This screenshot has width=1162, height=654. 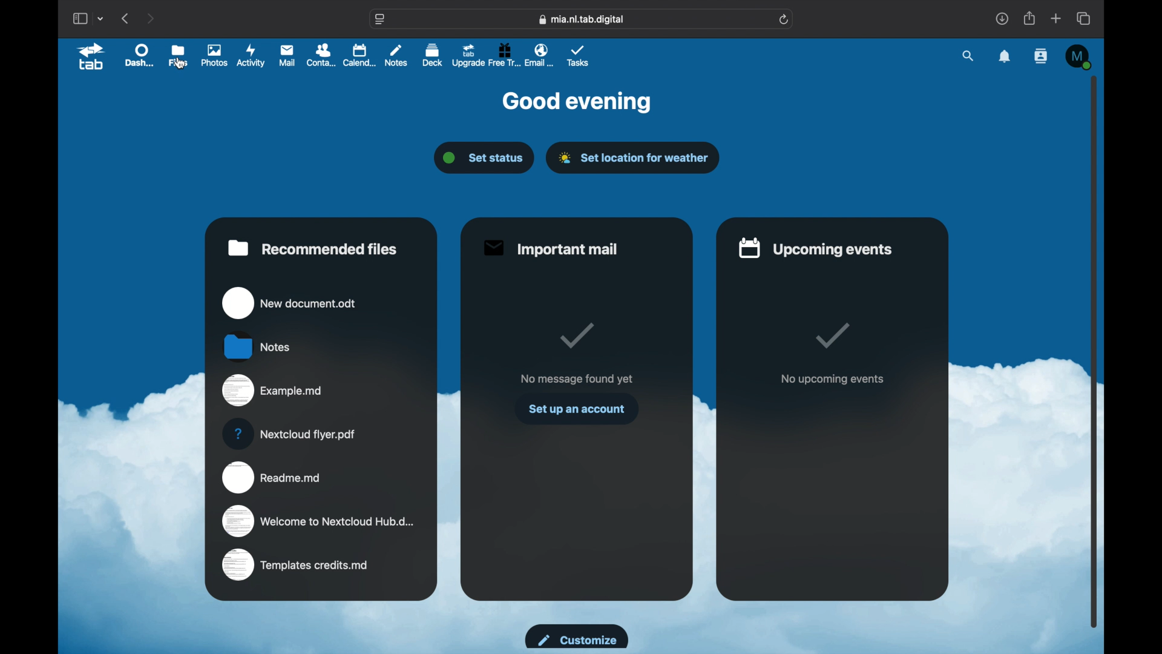 What do you see at coordinates (582, 20) in the screenshot?
I see `web address` at bounding box center [582, 20].